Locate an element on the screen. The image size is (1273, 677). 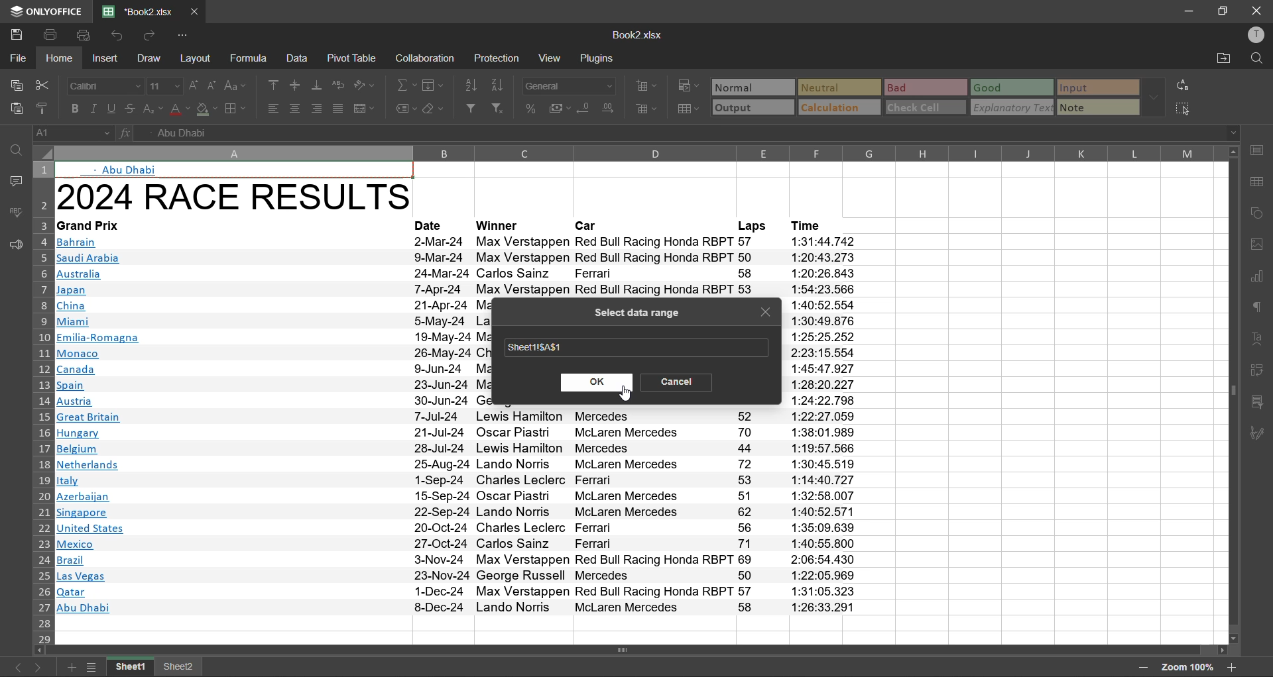
cell address is located at coordinates (72, 132).